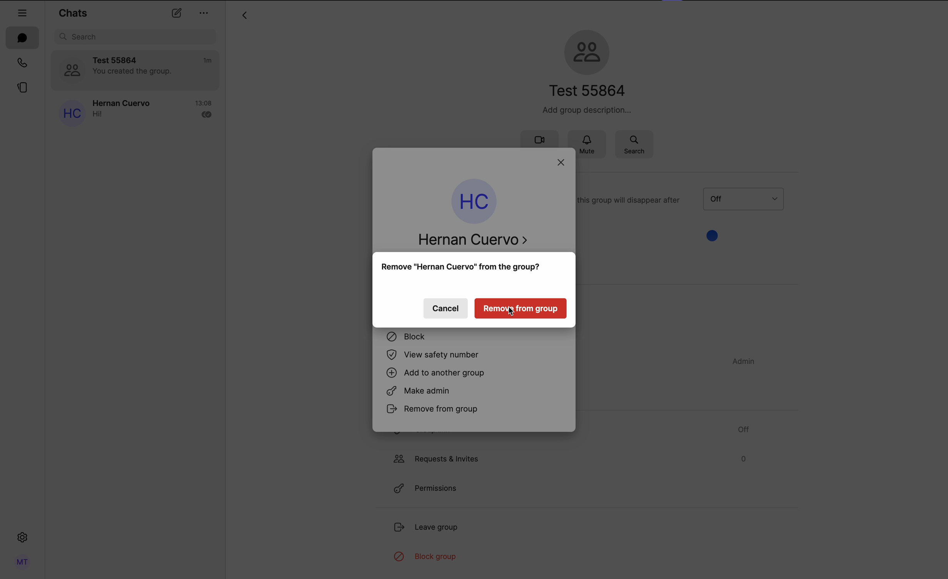 The width and height of the screenshot is (948, 579). Describe the element at coordinates (426, 557) in the screenshot. I see `block group` at that location.